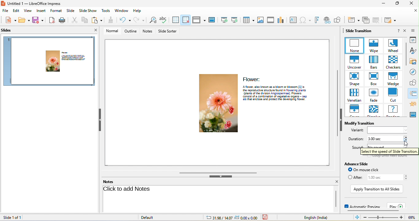 Image resolution: width=419 pixels, height=221 pixels. I want to click on slideshow, so click(88, 11).